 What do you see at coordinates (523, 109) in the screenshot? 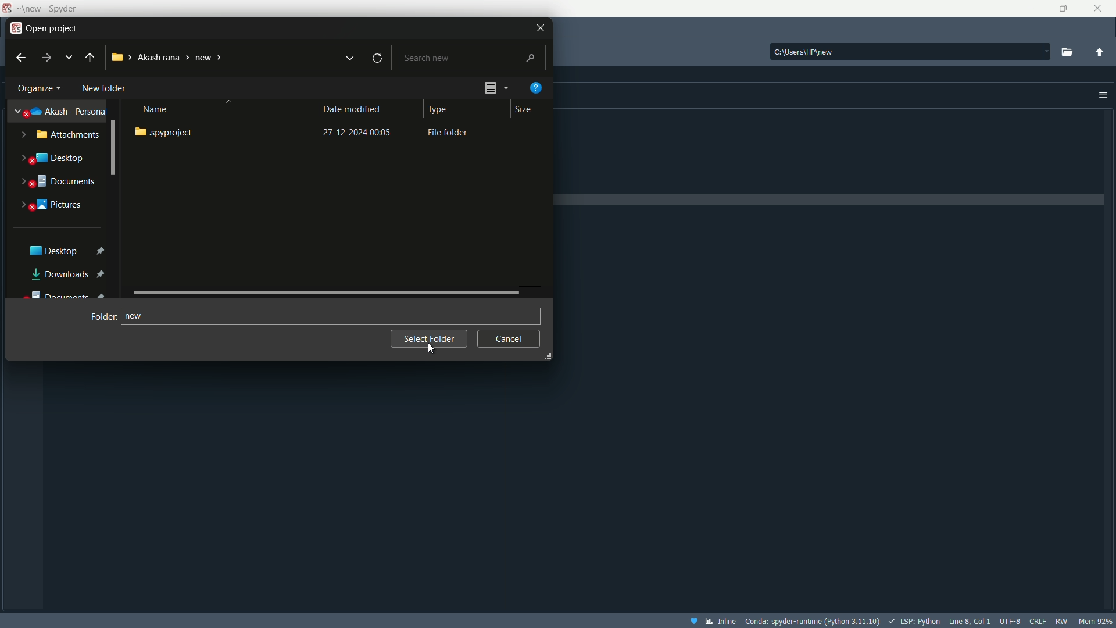
I see `size.` at bounding box center [523, 109].